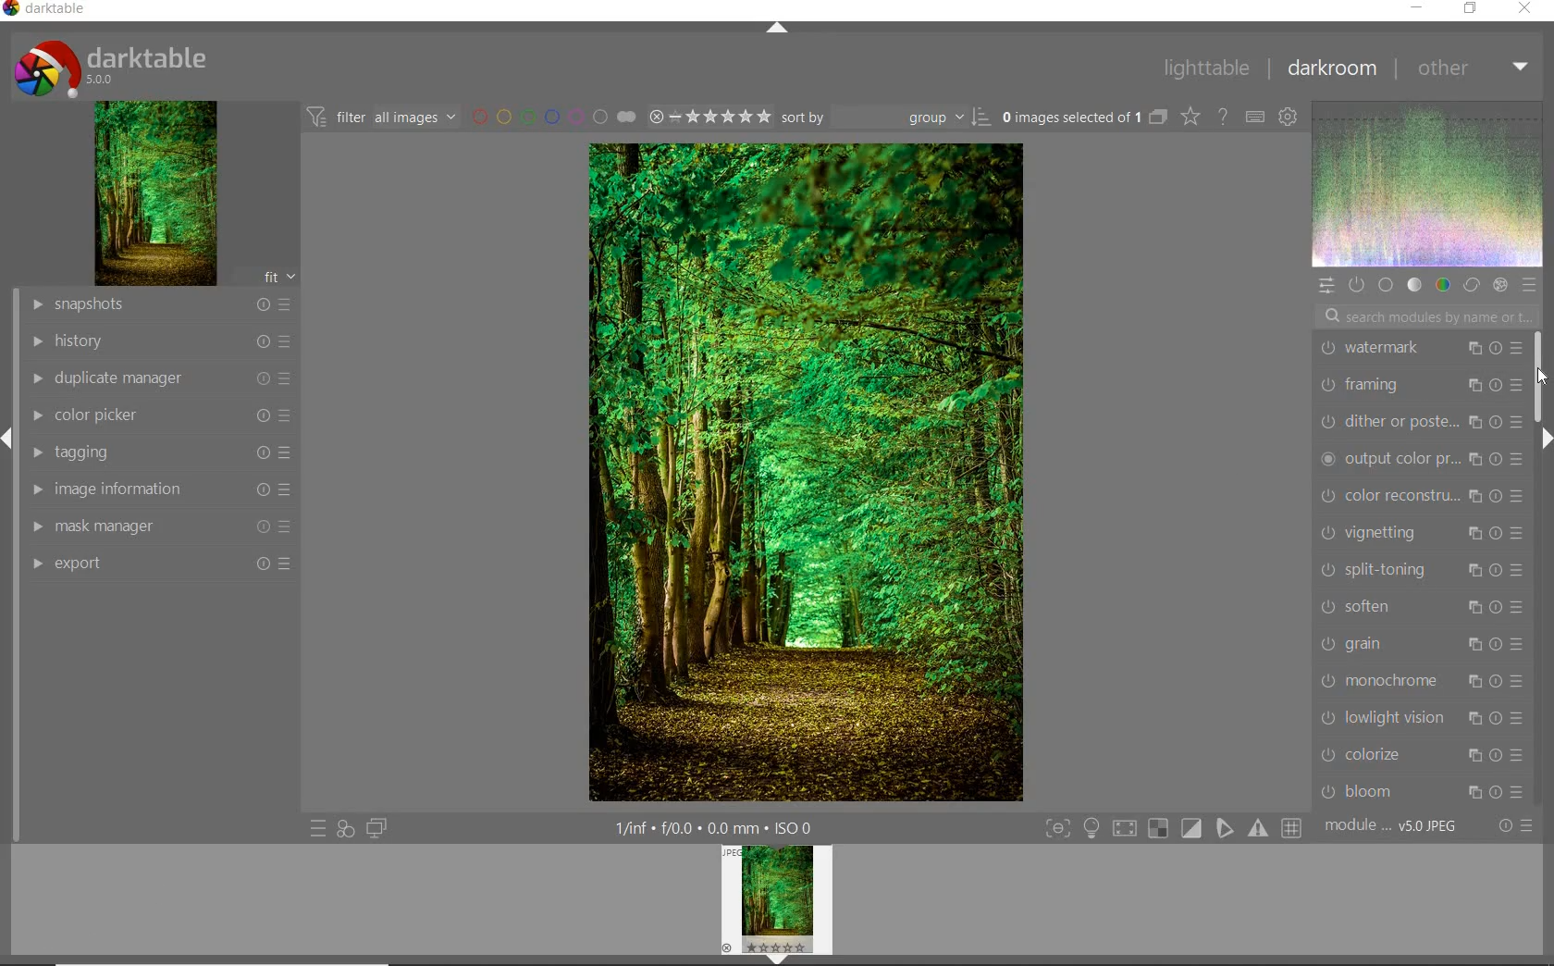  I want to click on FRAMING, so click(1418, 384).